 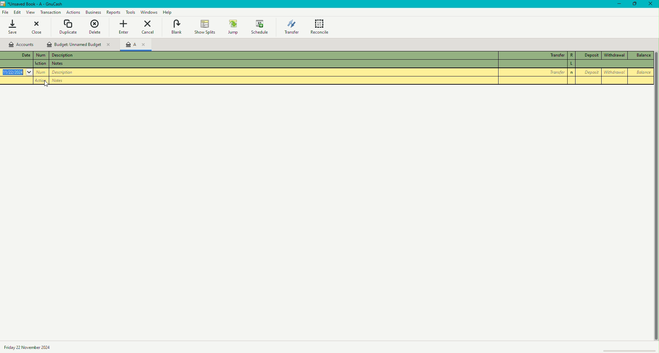 I want to click on Transfer, so click(x=533, y=54).